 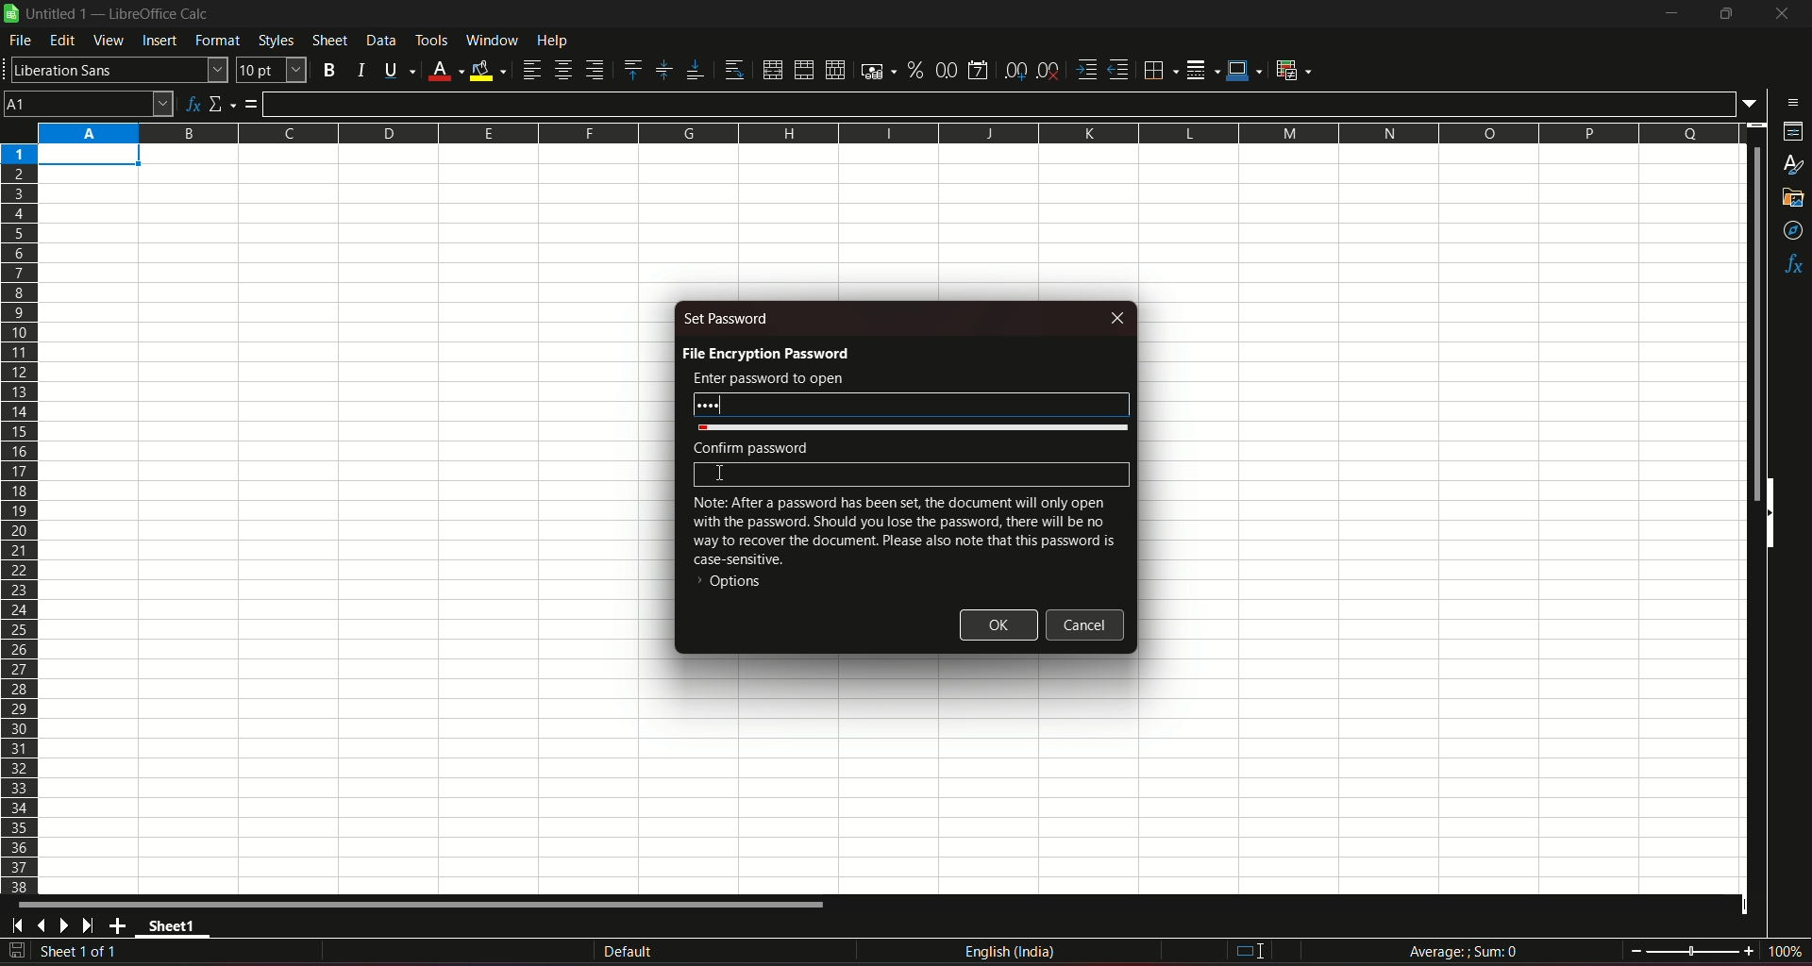 What do you see at coordinates (117, 71) in the screenshot?
I see `font styles` at bounding box center [117, 71].